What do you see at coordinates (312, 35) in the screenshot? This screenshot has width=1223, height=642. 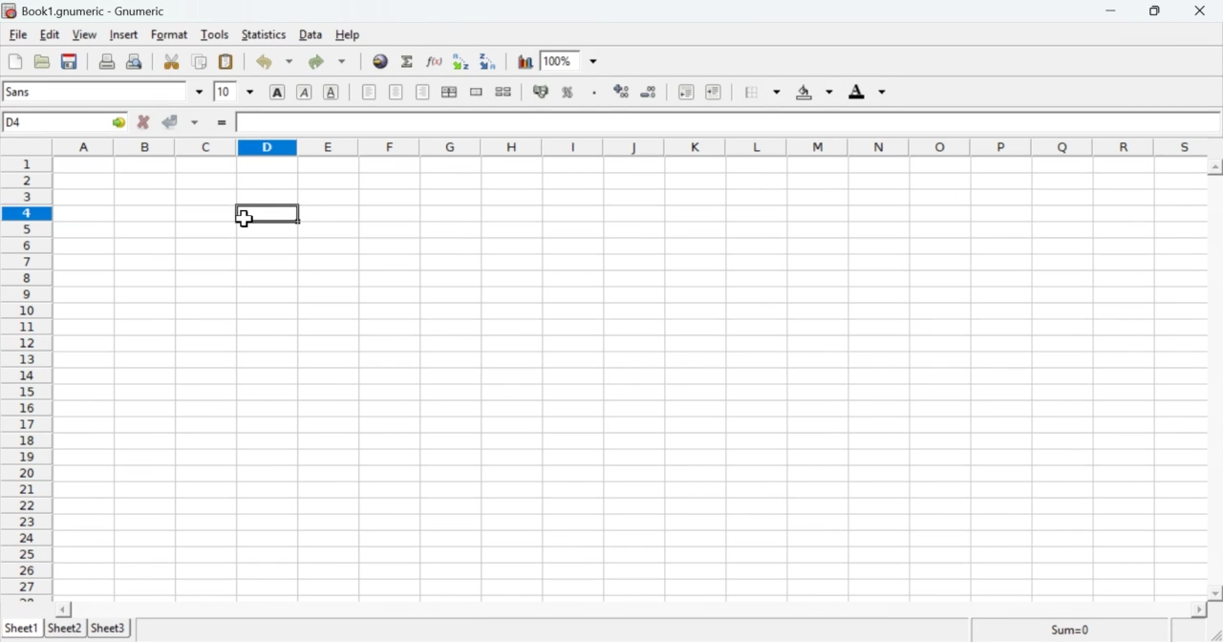 I see `Data` at bounding box center [312, 35].